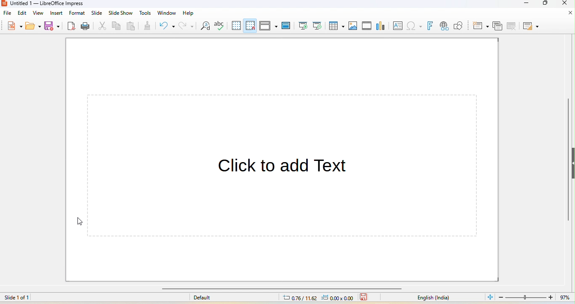 Image resolution: width=575 pixels, height=304 pixels. What do you see at coordinates (546, 4) in the screenshot?
I see `maximize` at bounding box center [546, 4].